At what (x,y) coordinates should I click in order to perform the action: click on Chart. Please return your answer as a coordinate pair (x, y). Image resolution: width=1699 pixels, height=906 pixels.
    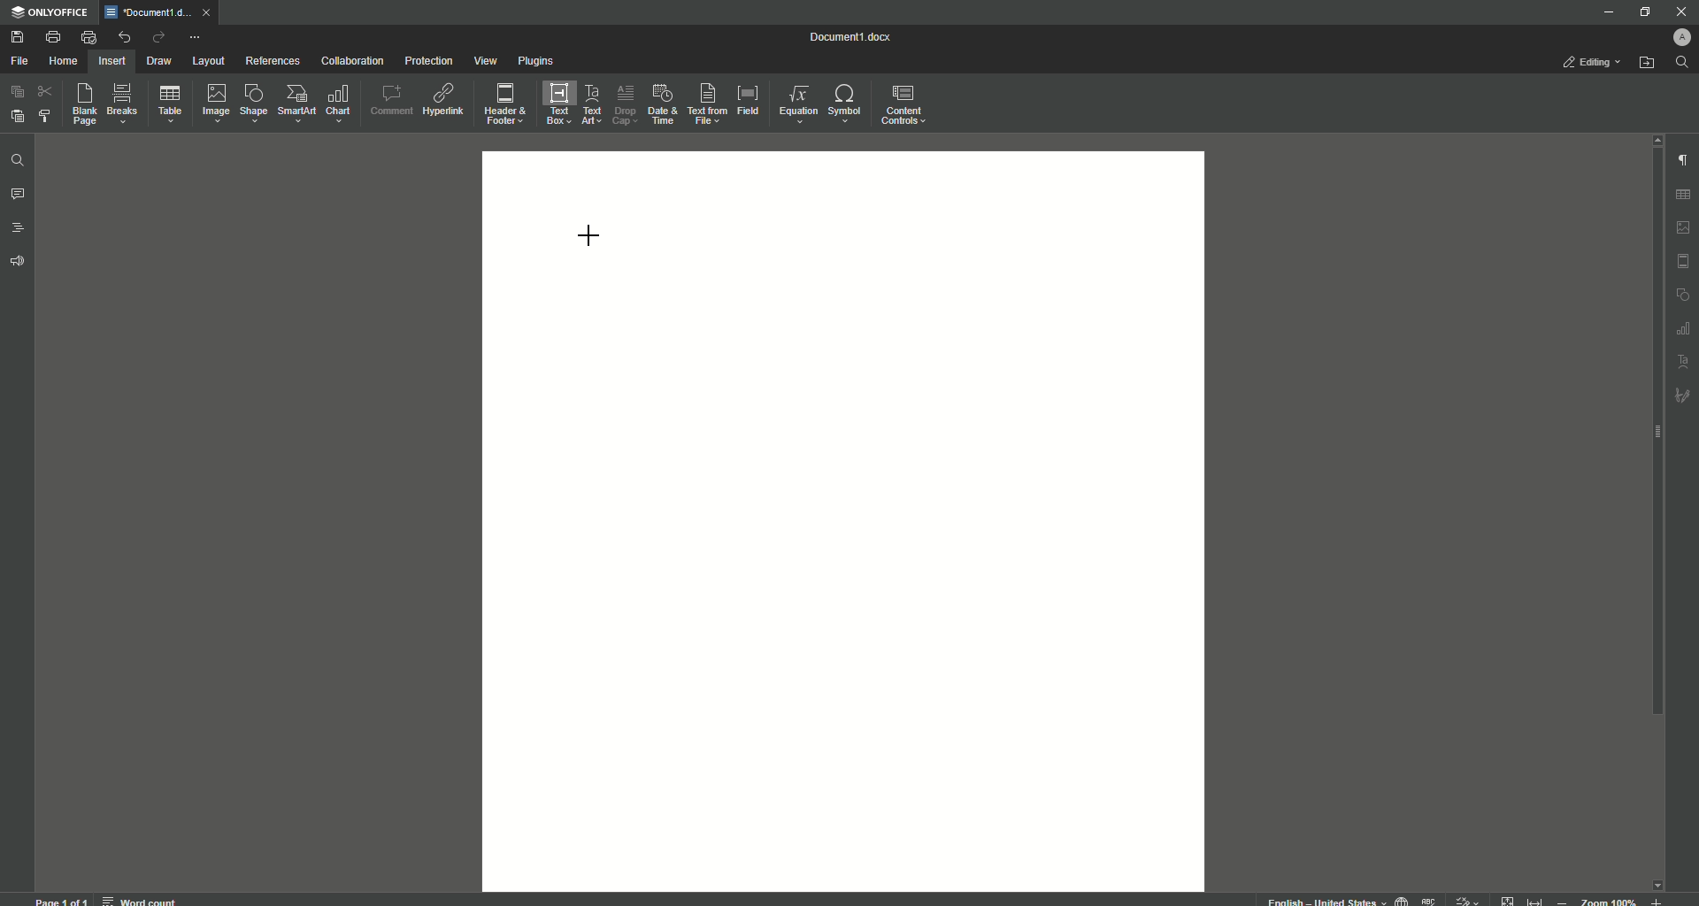
    Looking at the image, I should click on (339, 104).